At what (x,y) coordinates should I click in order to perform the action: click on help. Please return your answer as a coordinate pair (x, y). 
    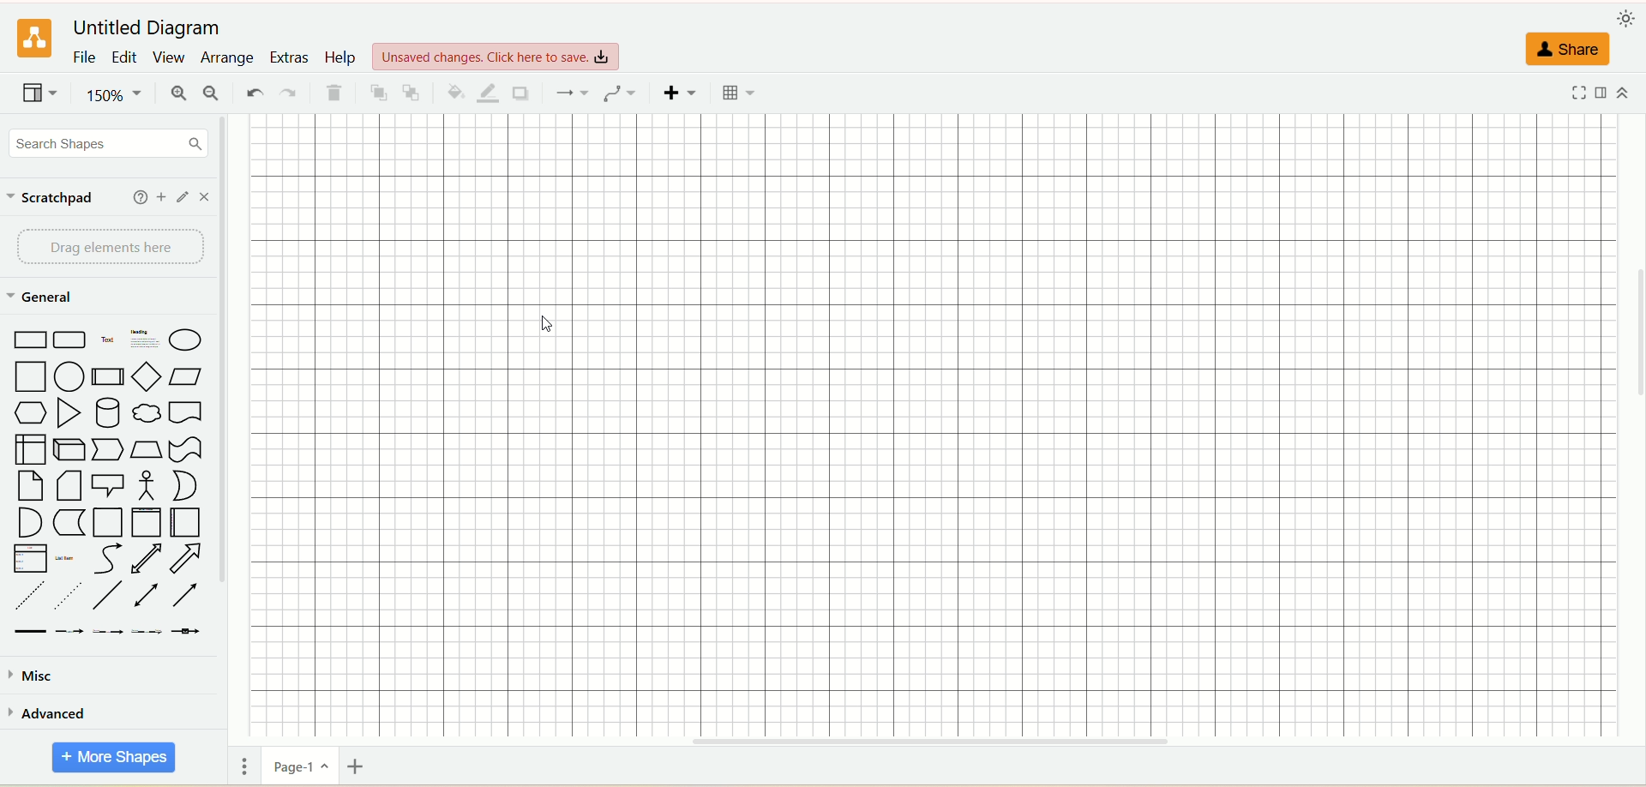
    Looking at the image, I should click on (340, 58).